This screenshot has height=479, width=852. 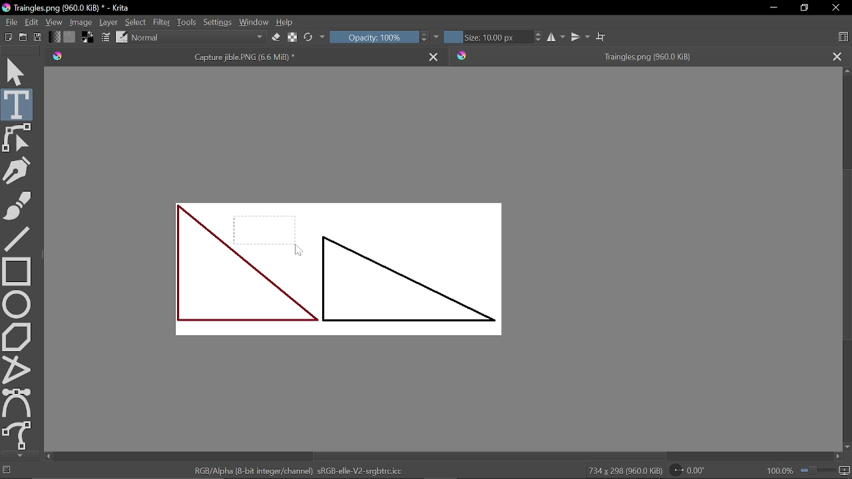 I want to click on Restore down, so click(x=806, y=9).